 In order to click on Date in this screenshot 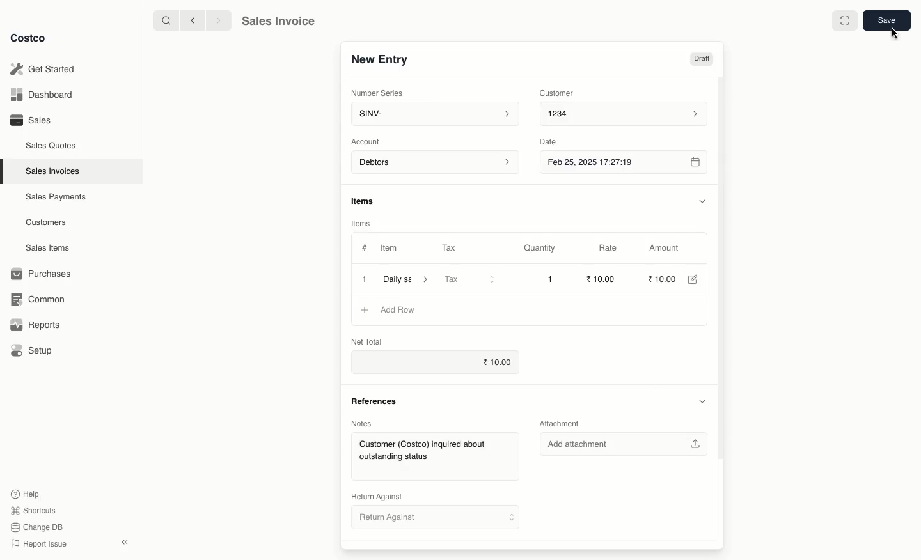, I will do `click(554, 143)`.